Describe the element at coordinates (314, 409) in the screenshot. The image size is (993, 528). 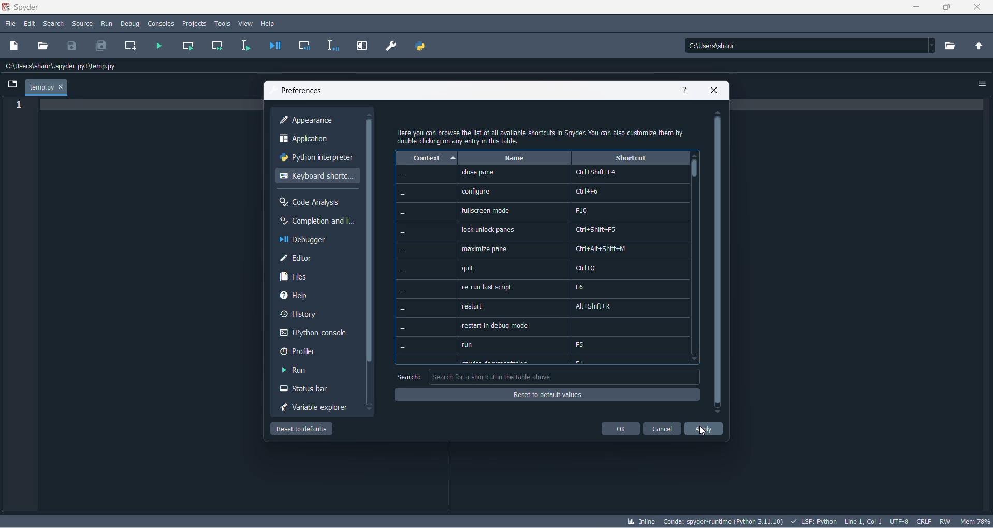
I see `variable exploreer` at that location.